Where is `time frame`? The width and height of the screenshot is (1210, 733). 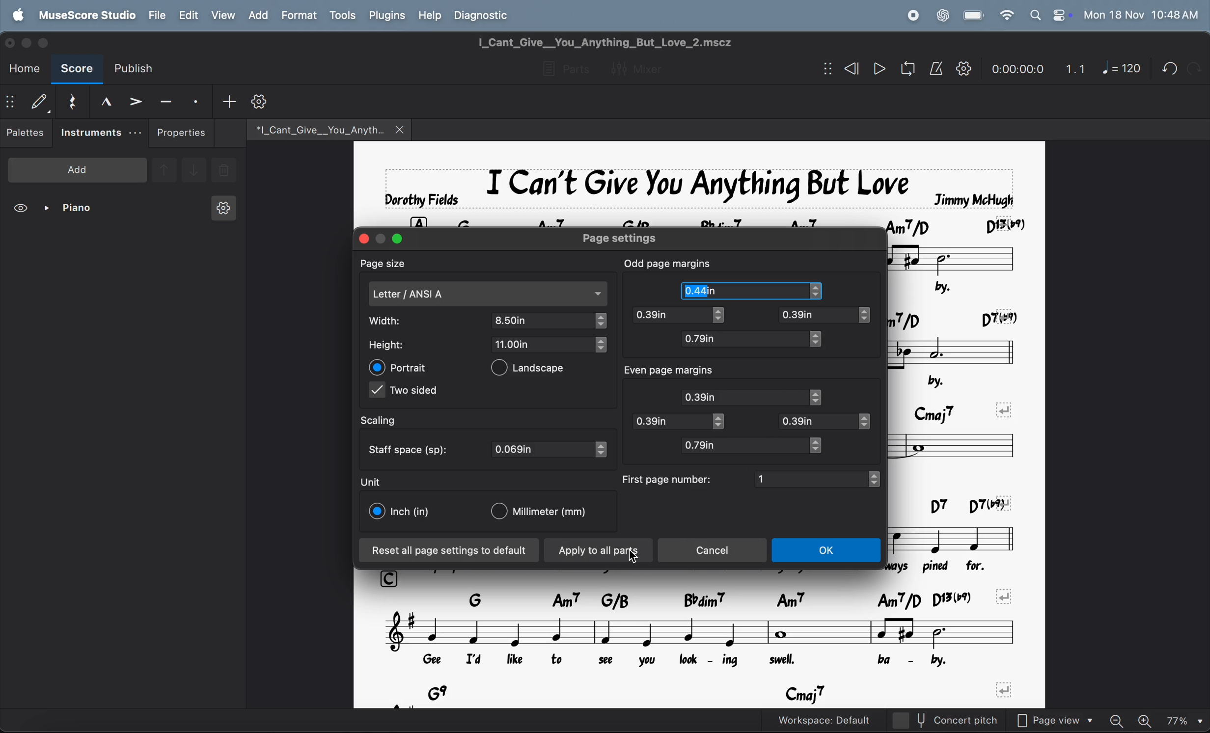 time frame is located at coordinates (1015, 66).